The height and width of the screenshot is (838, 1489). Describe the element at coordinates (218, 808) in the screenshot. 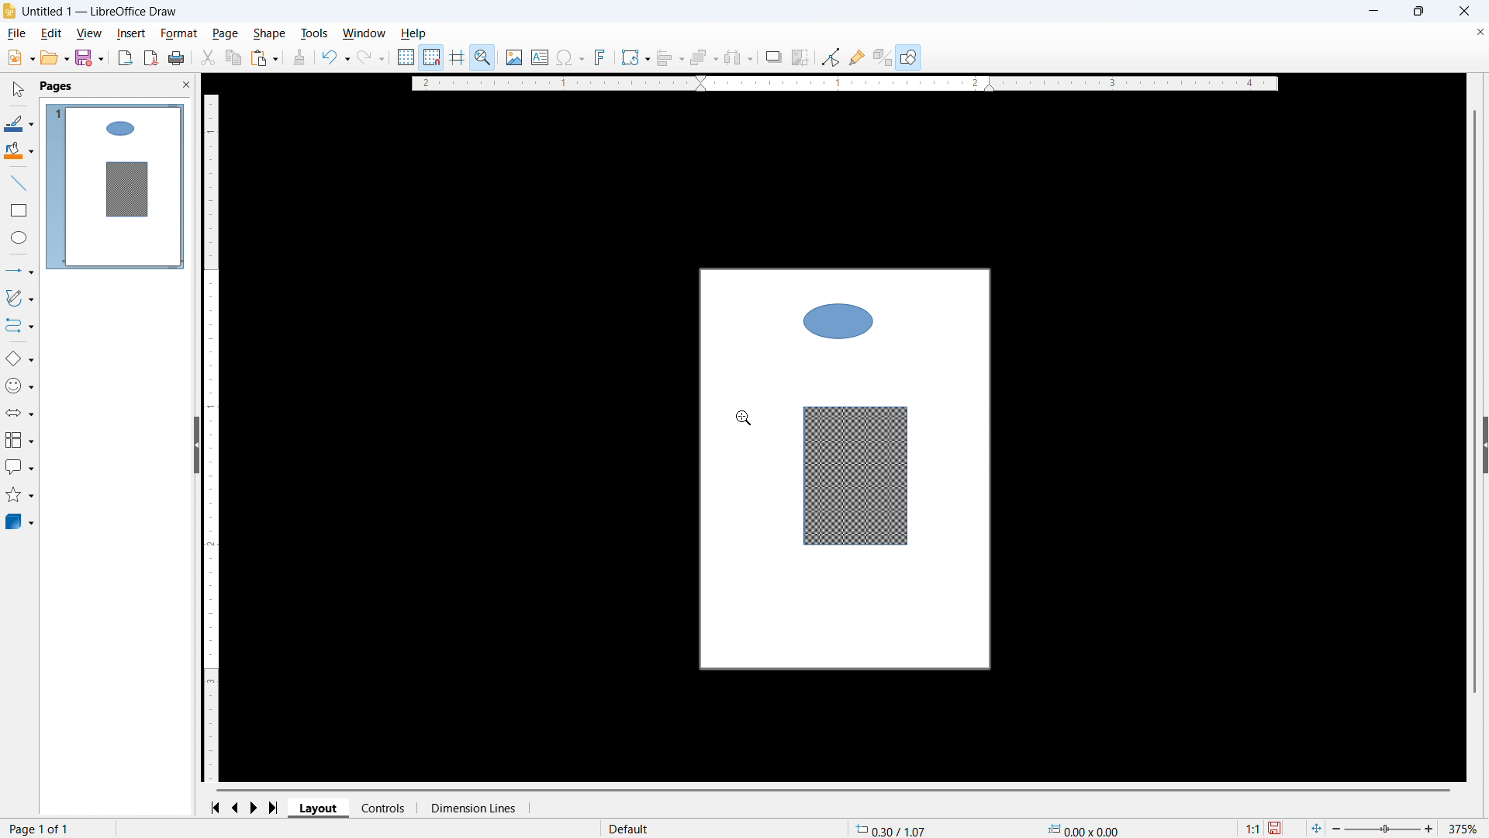

I see `Go to first page ` at that location.